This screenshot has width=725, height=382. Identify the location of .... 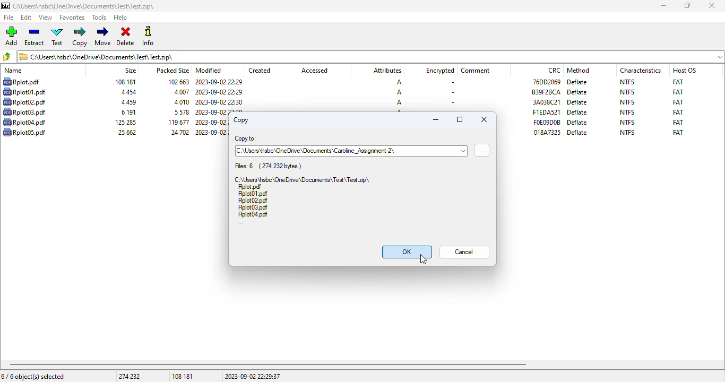
(241, 223).